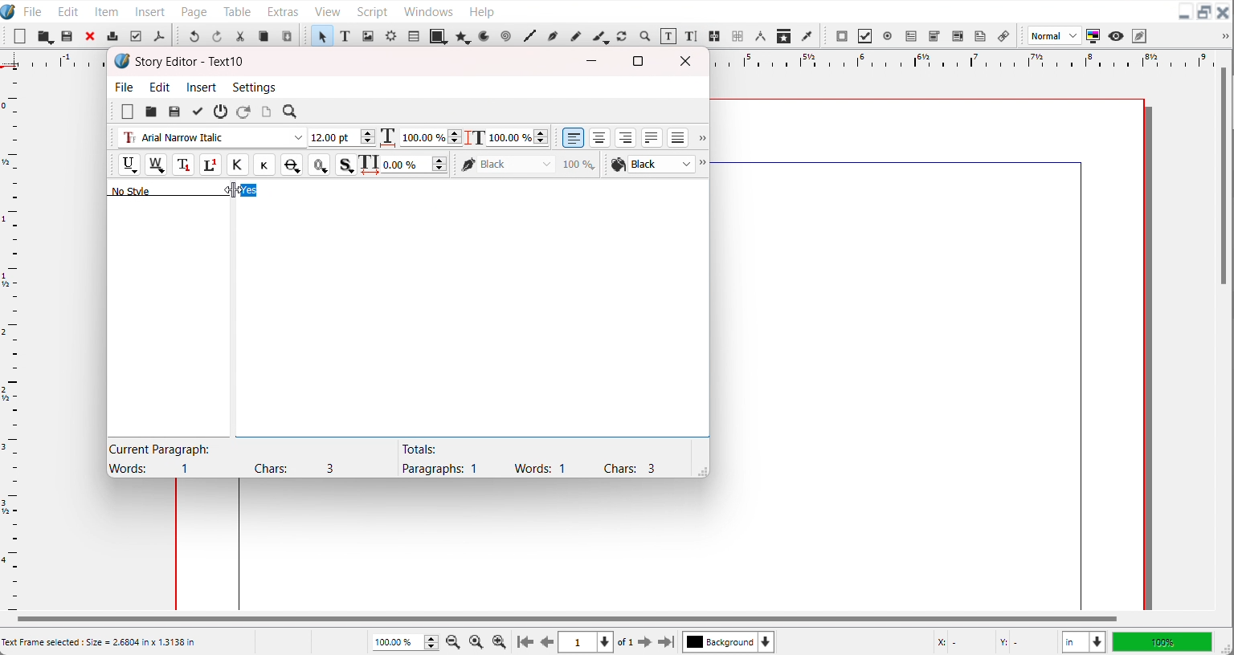 The width and height of the screenshot is (1234, 655). What do you see at coordinates (934, 36) in the screenshot?
I see `PDF Combo button` at bounding box center [934, 36].